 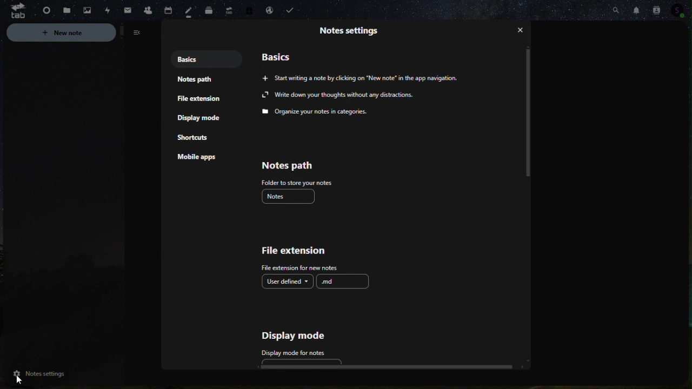 What do you see at coordinates (523, 29) in the screenshot?
I see `close` at bounding box center [523, 29].